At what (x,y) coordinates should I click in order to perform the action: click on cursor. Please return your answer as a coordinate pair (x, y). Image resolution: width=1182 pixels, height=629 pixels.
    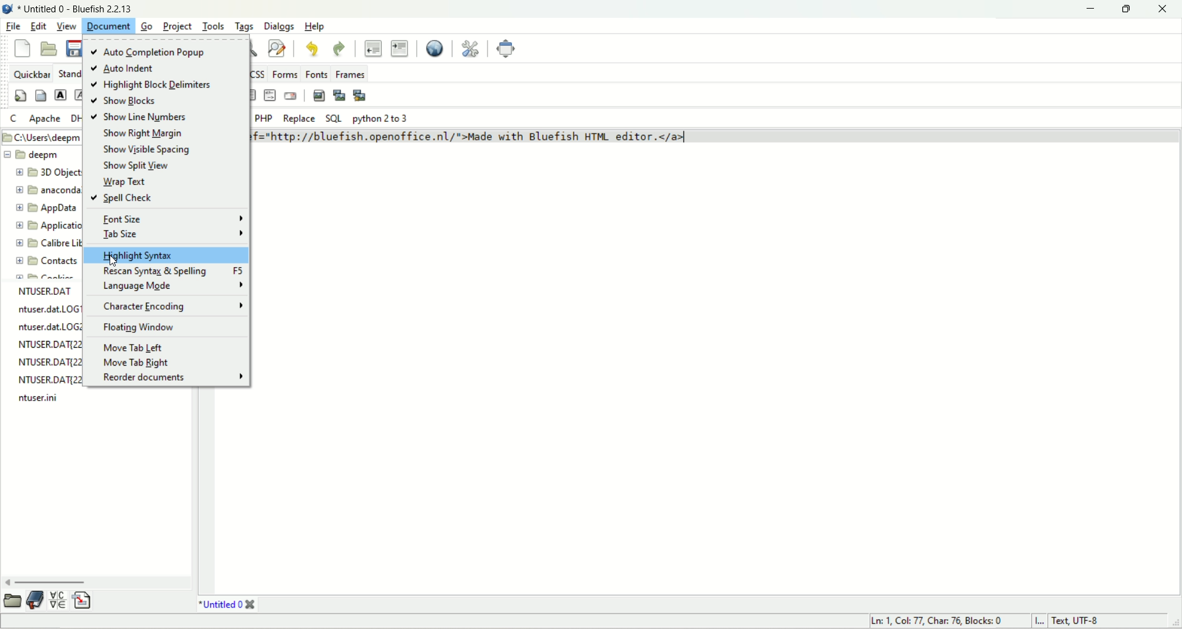
    Looking at the image, I should click on (116, 263).